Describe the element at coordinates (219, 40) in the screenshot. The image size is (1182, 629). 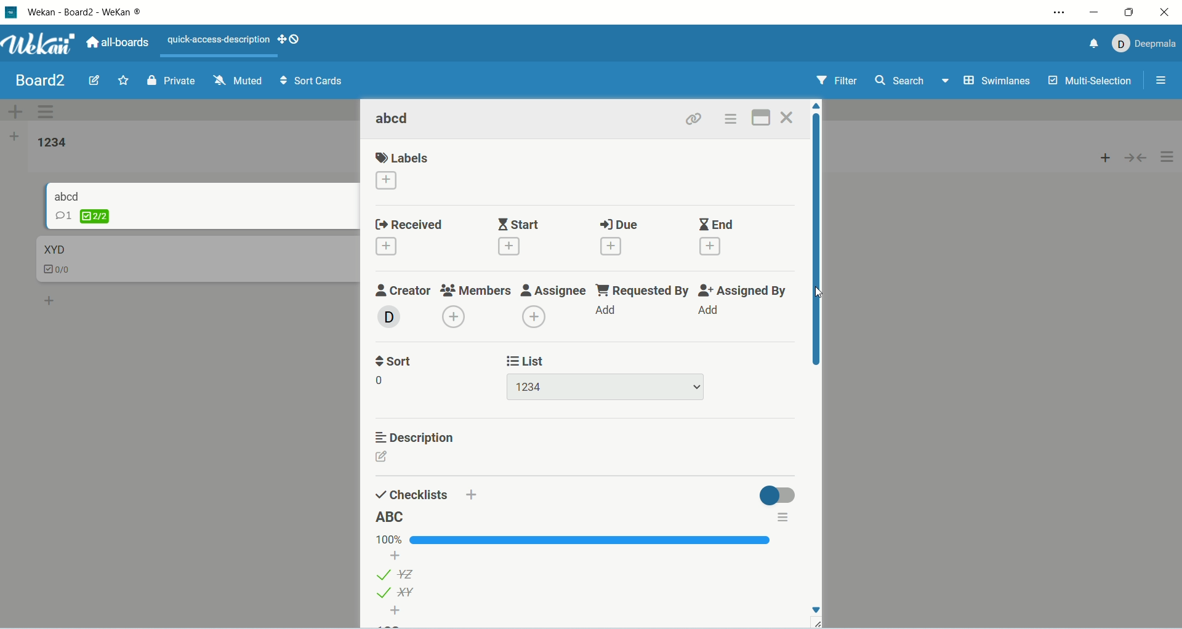
I see `text` at that location.